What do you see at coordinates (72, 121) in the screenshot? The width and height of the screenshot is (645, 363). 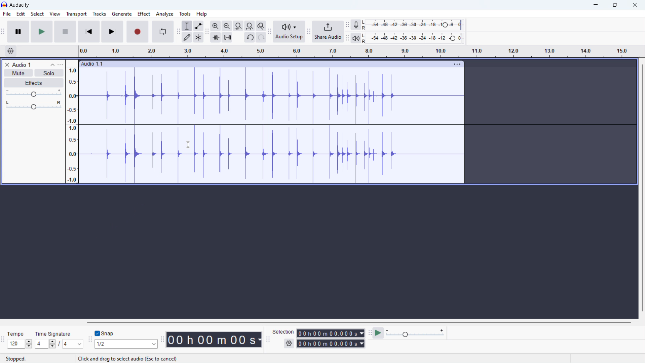 I see `amplitude` at bounding box center [72, 121].